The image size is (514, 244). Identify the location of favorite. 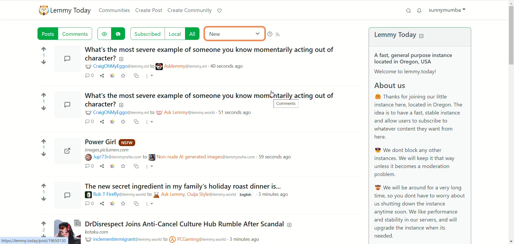
(123, 122).